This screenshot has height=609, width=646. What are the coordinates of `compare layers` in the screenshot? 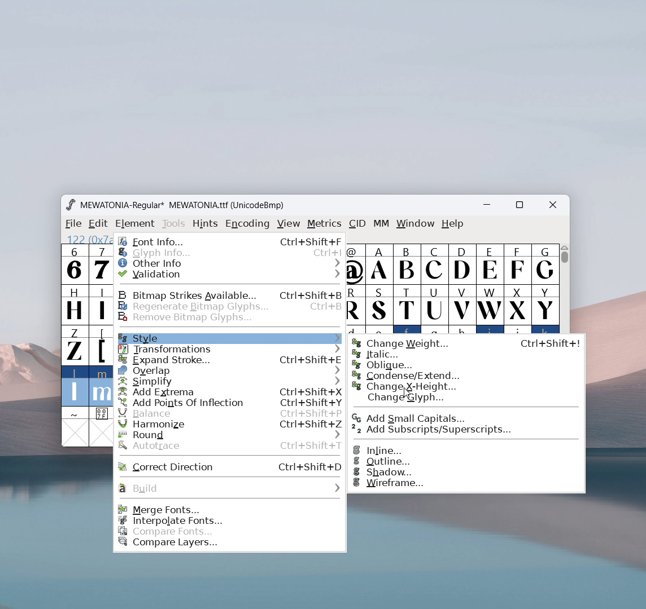 It's located at (230, 545).